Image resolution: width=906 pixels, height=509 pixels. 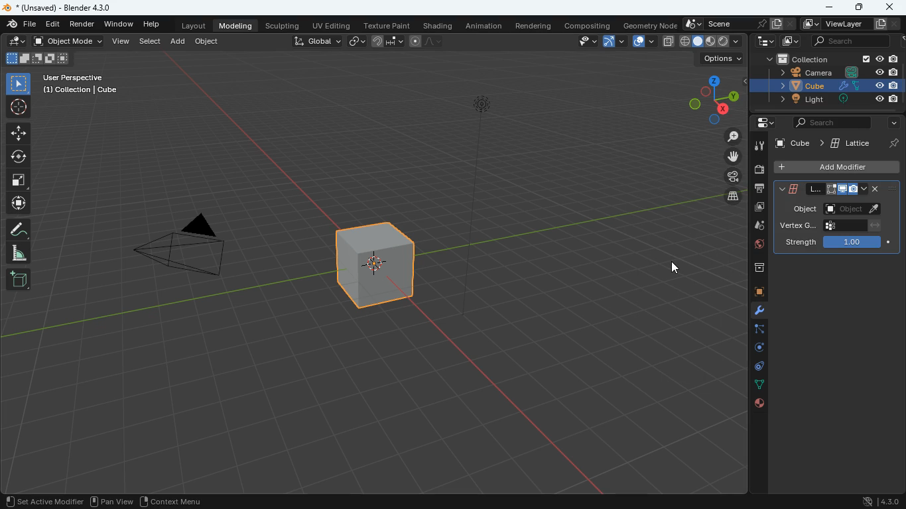 I want to click on rotate, so click(x=19, y=156).